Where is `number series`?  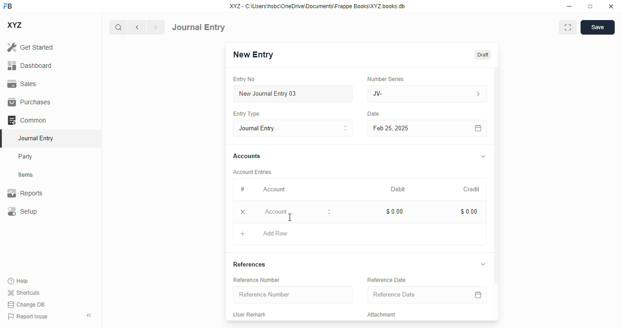 number series is located at coordinates (385, 79).